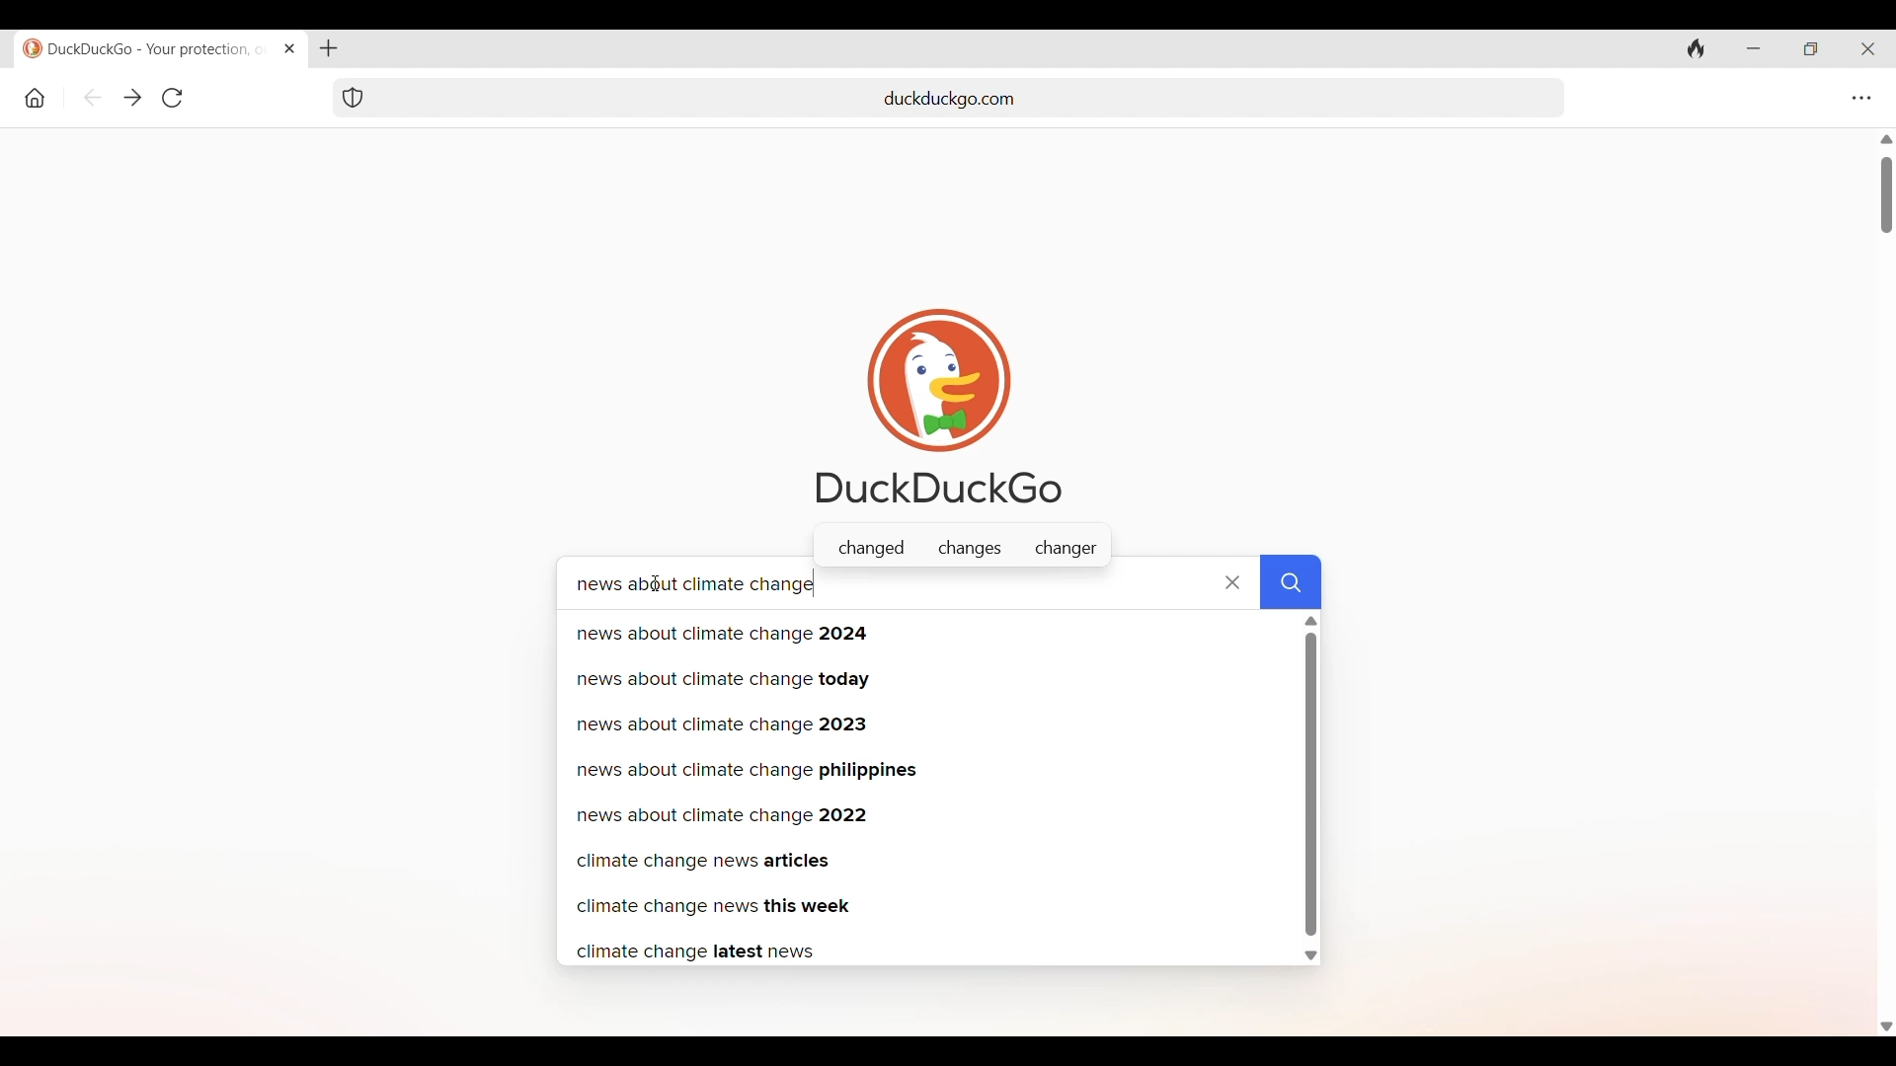 Image resolution: width=1896 pixels, height=1066 pixels. What do you see at coordinates (941, 407) in the screenshot?
I see `Software logo and name` at bounding box center [941, 407].